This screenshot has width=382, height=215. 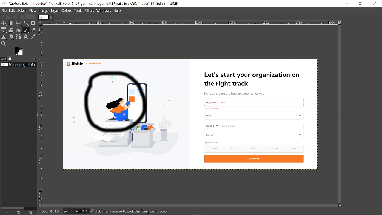 What do you see at coordinates (191, 23) in the screenshot?
I see `Scale` at bounding box center [191, 23].